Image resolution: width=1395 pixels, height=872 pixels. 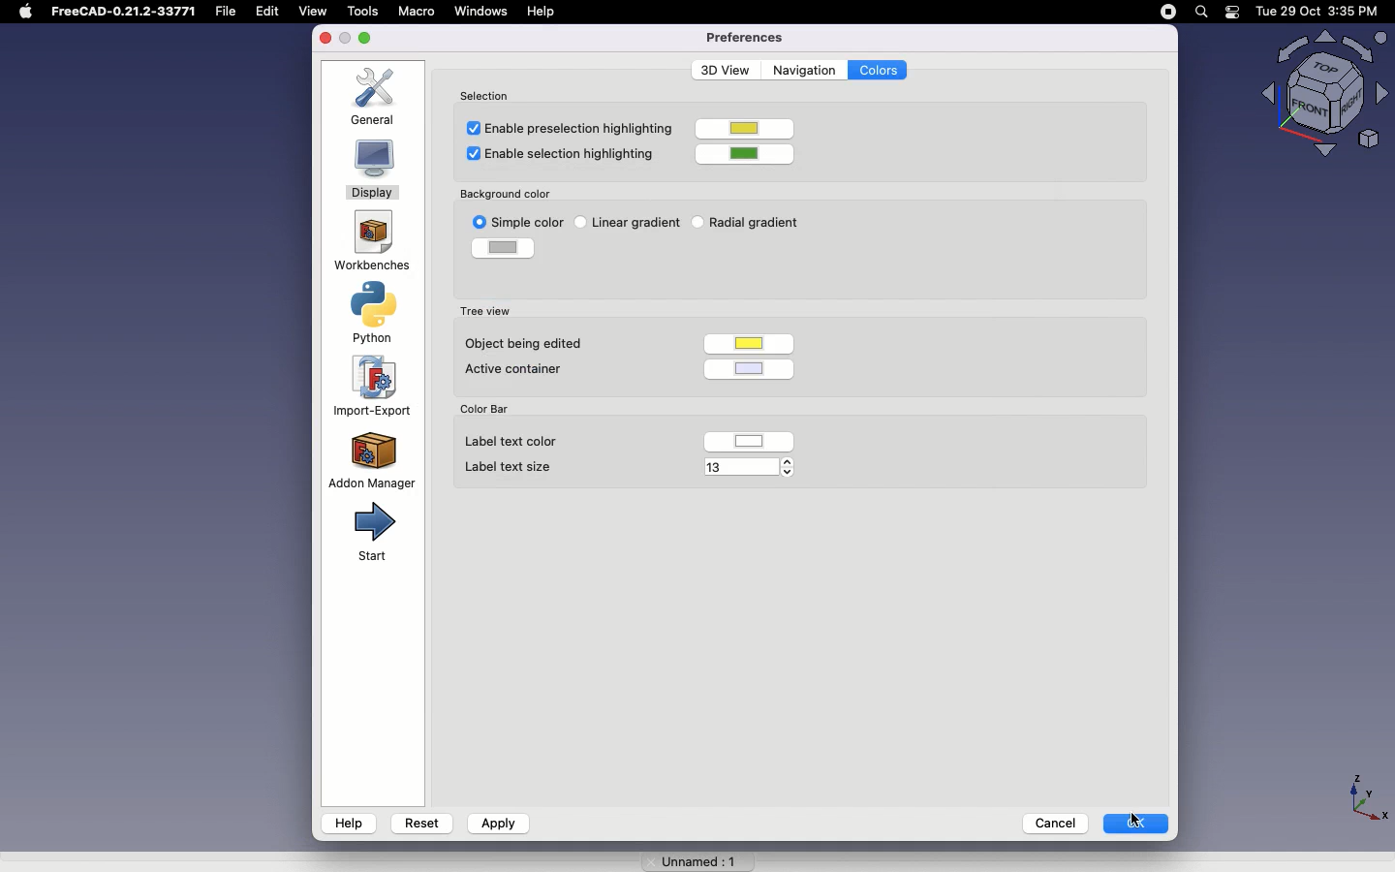 I want to click on Help, so click(x=349, y=823).